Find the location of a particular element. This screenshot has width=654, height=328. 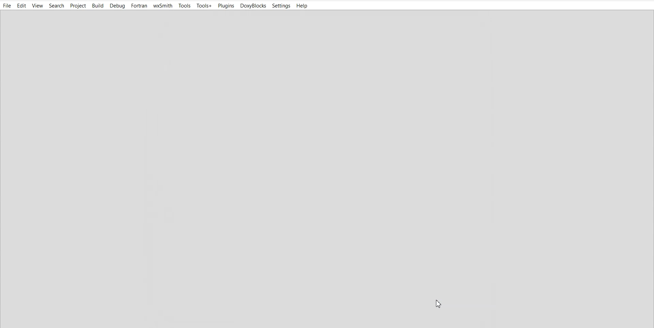

Tools+ is located at coordinates (205, 5).